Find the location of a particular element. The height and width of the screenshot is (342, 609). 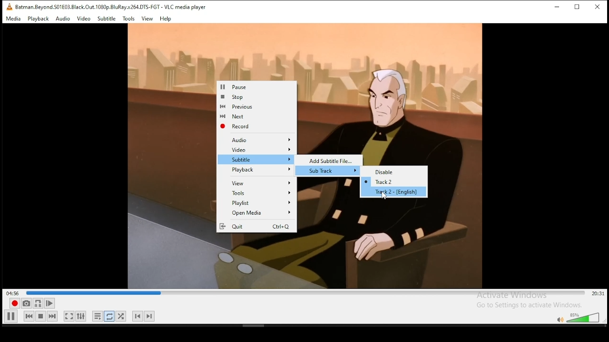

settings is located at coordinates (83, 316).